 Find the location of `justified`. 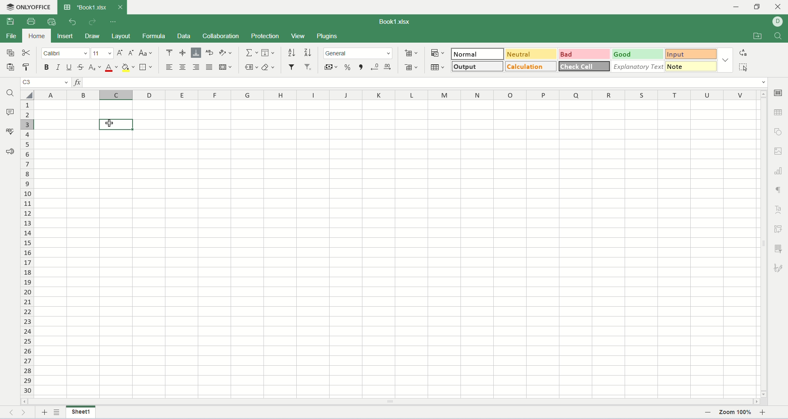

justified is located at coordinates (210, 67).